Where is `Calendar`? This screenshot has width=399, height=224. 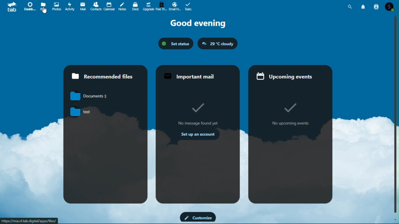 Calendar is located at coordinates (110, 7).